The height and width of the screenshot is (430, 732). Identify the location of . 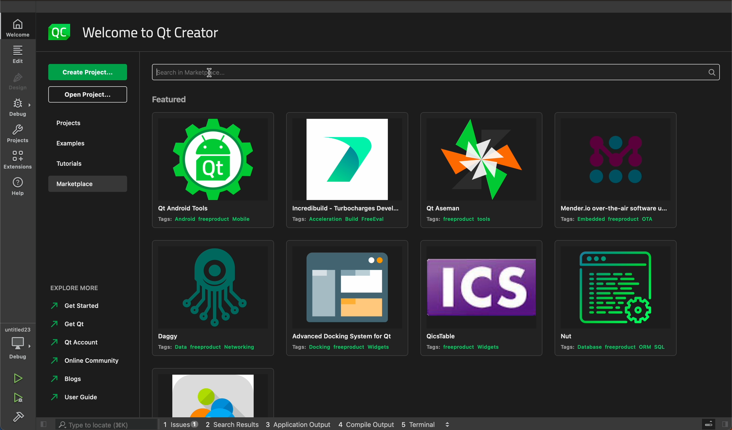
(615, 298).